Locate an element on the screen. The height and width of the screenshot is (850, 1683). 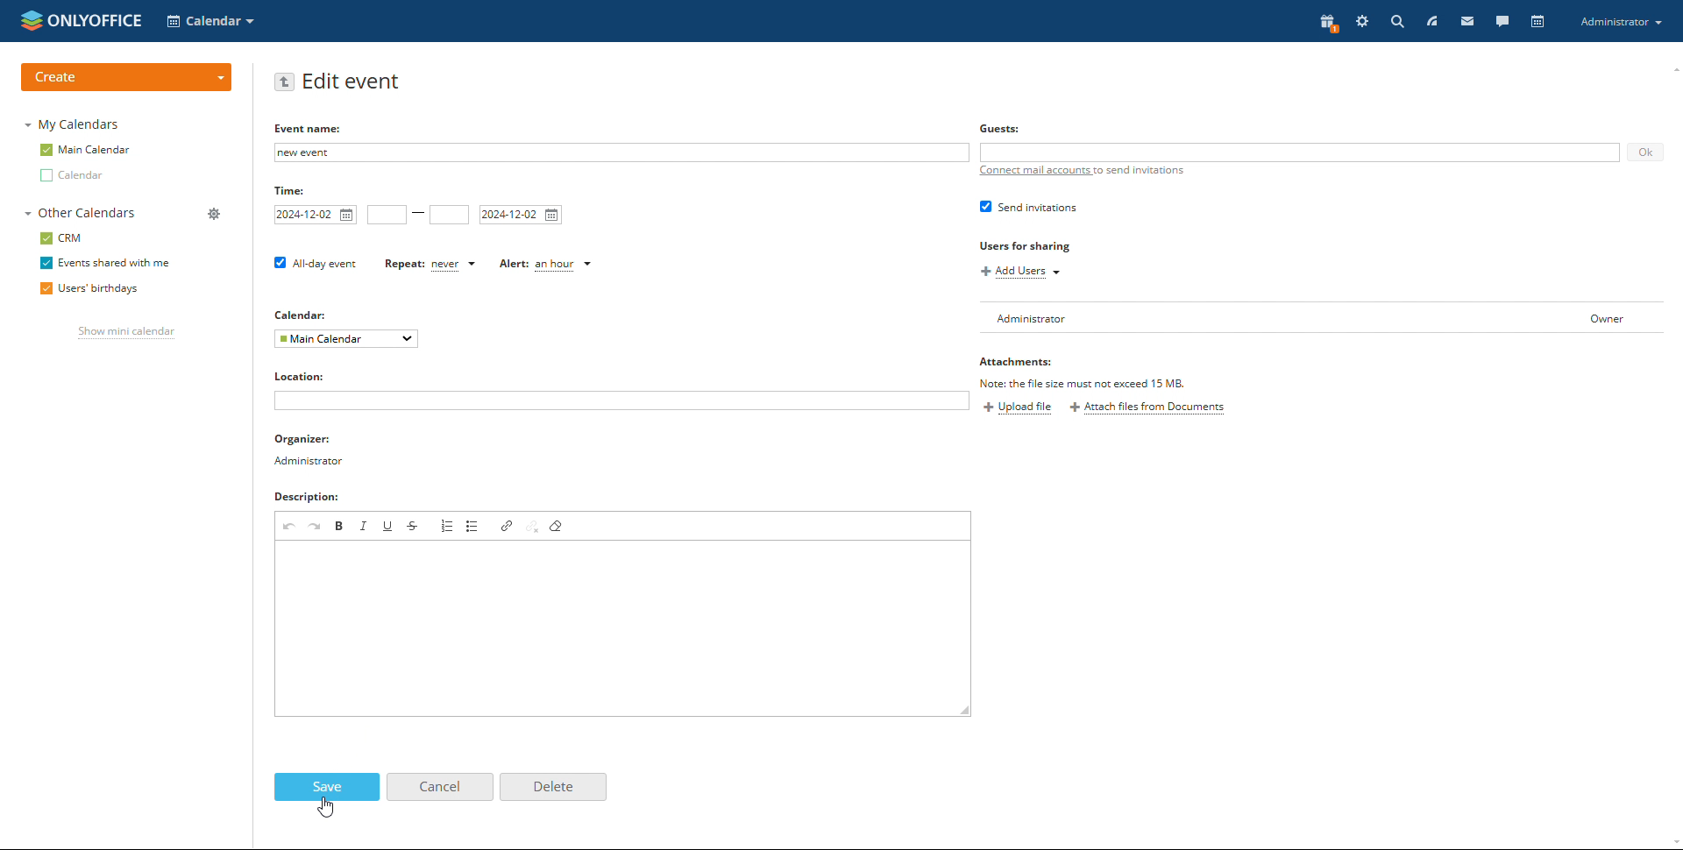
undo is located at coordinates (288, 526).